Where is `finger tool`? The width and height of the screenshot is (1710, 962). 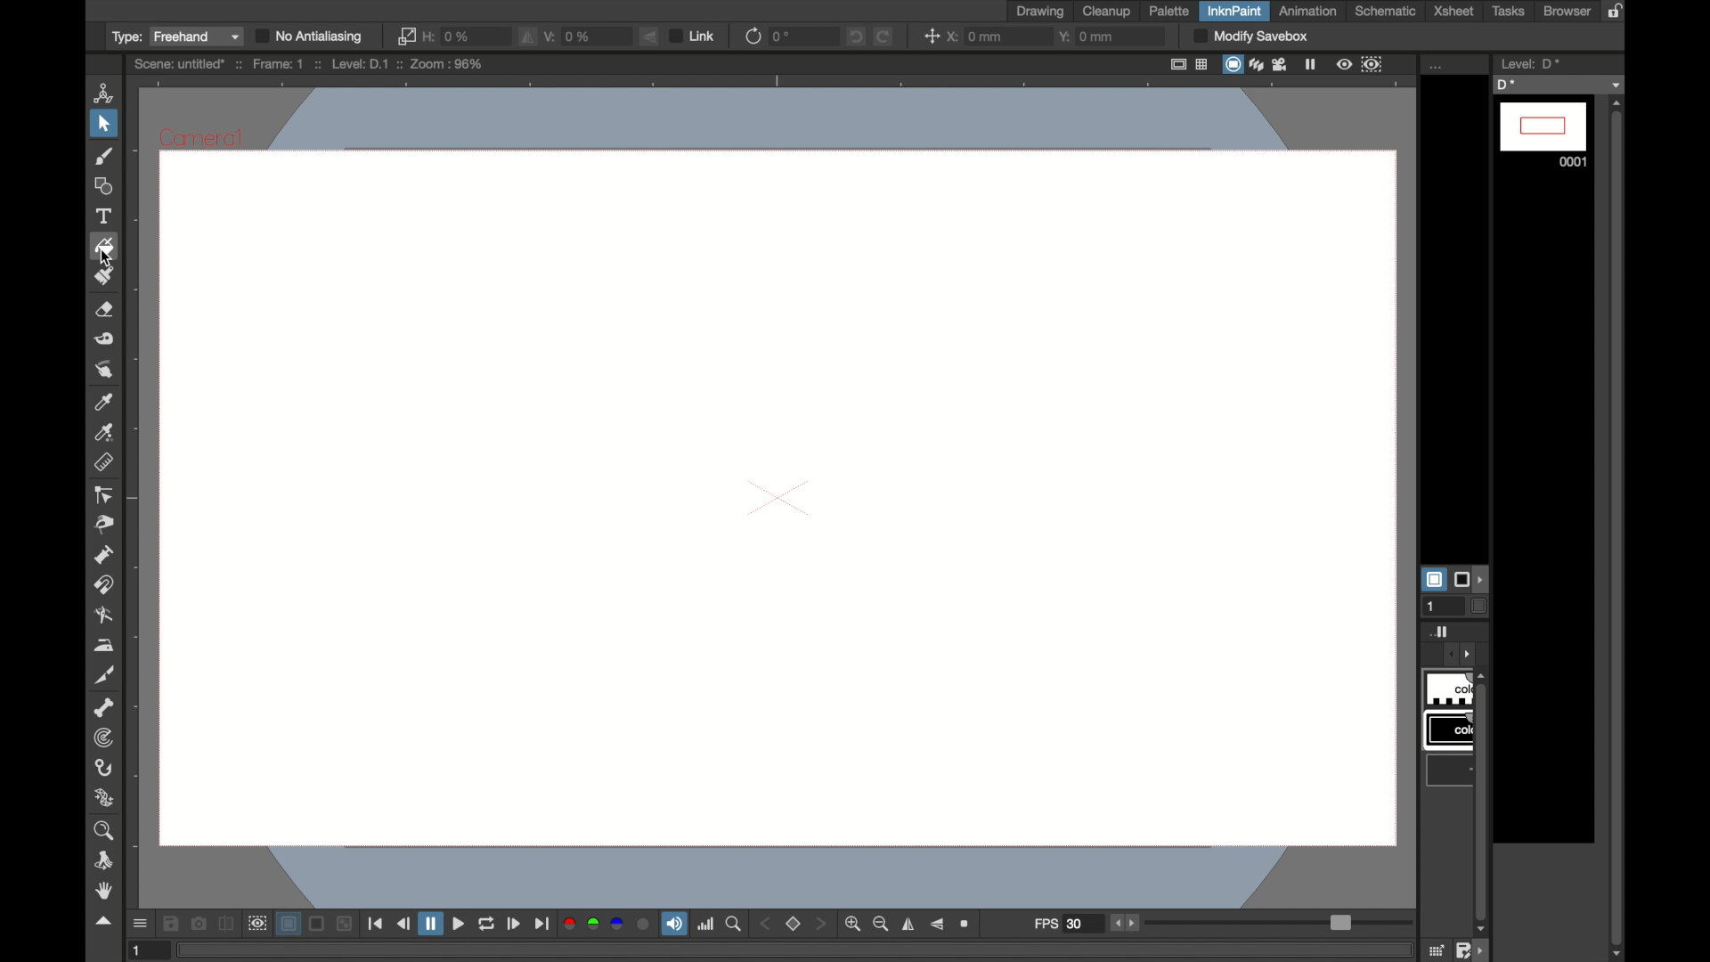 finger tool is located at coordinates (102, 369).